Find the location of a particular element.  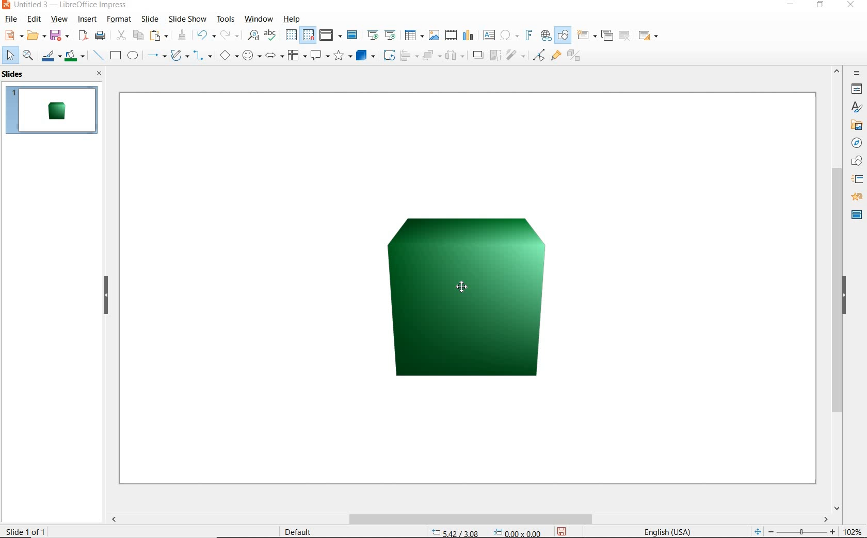

tools is located at coordinates (226, 19).